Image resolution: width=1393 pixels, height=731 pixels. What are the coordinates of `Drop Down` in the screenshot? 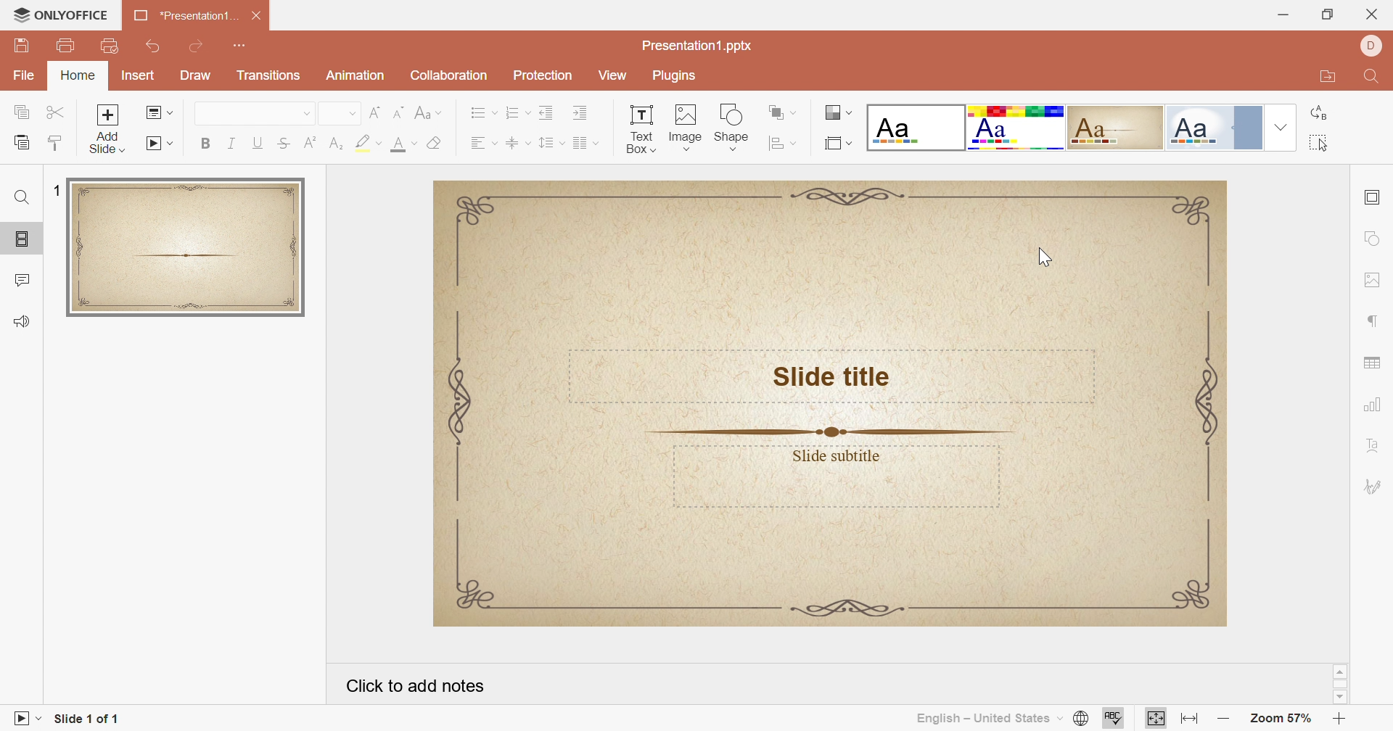 It's located at (530, 112).